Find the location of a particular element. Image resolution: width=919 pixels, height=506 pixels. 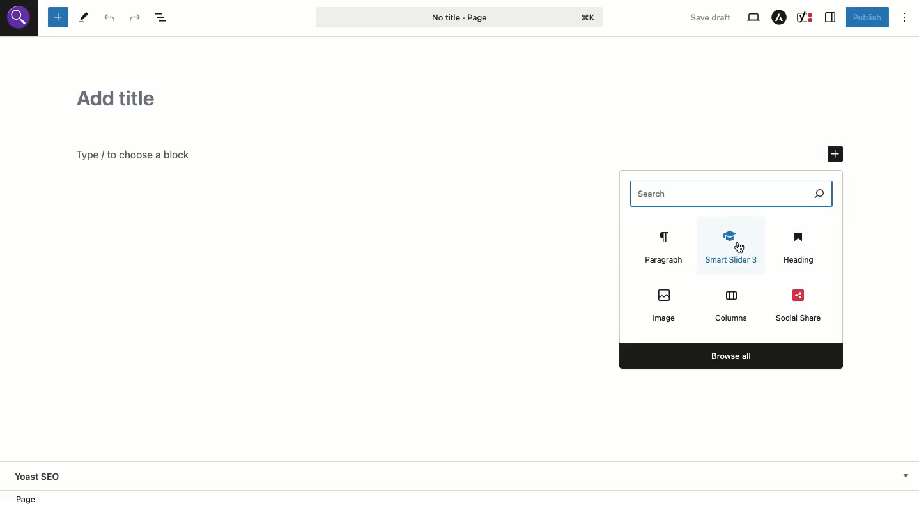

View is located at coordinates (753, 18).